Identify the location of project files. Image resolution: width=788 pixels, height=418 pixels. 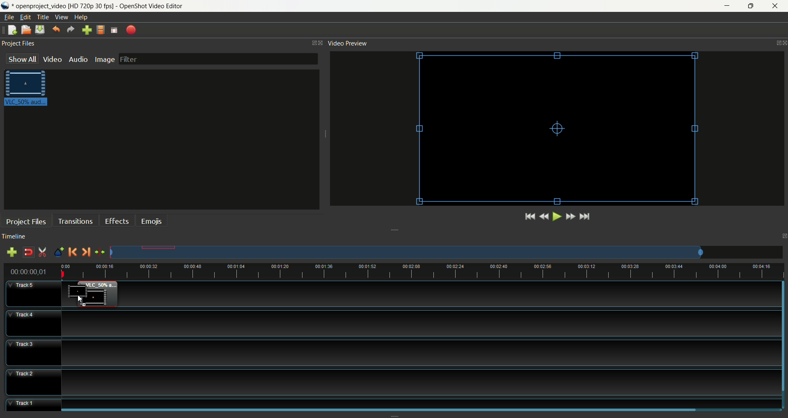
(19, 43).